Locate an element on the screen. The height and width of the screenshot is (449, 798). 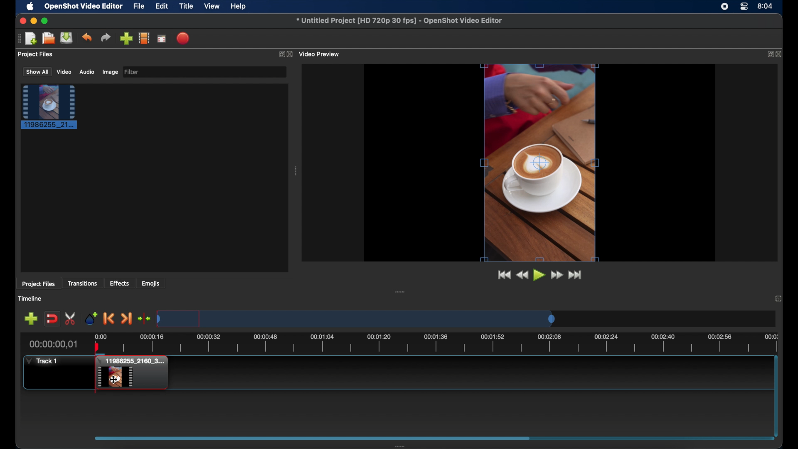
center  playhead on the timeline is located at coordinates (144, 318).